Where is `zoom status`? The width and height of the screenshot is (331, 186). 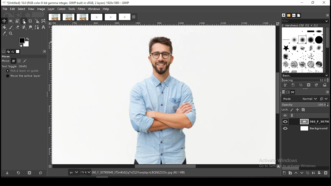
zoom status is located at coordinates (86, 173).